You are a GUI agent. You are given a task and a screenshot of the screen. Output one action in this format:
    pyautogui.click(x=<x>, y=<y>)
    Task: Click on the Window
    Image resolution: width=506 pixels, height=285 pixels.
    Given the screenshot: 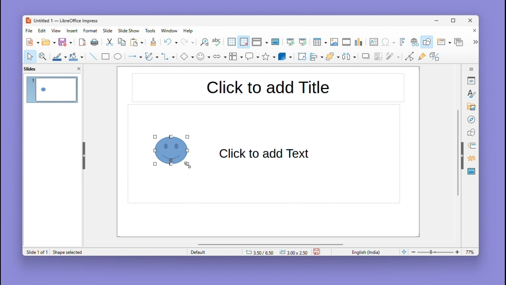 What is the action you would take?
    pyautogui.click(x=171, y=30)
    